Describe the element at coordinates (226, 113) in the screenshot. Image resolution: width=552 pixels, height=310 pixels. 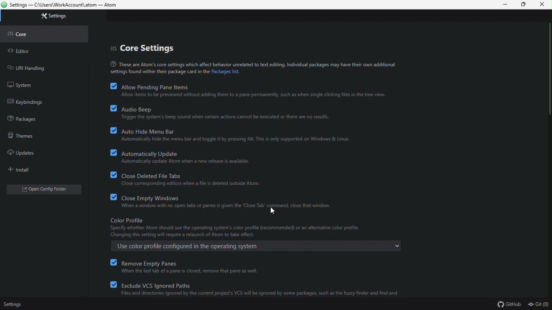
I see `audio beep` at that location.